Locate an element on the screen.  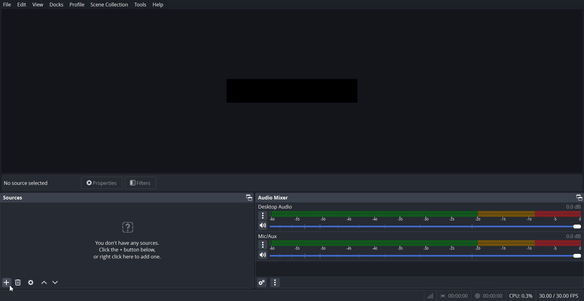
Move source up is located at coordinates (44, 282).